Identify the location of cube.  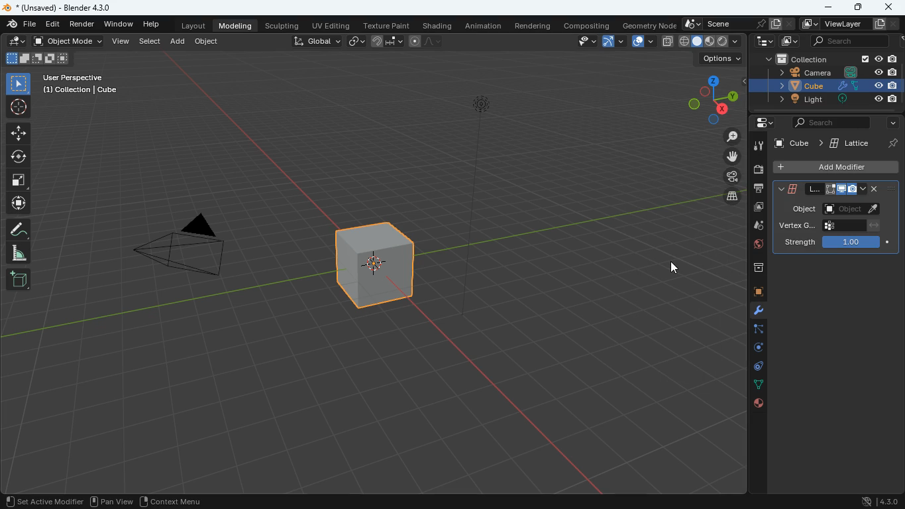
(380, 264).